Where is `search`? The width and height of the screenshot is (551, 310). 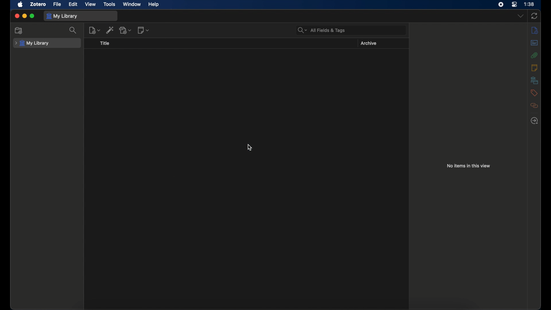
search is located at coordinates (73, 30).